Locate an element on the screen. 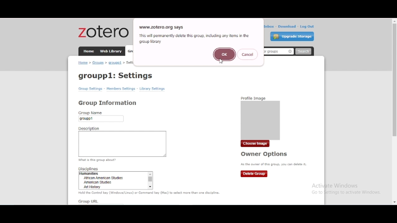 The height and width of the screenshot is (223, 397). groupp1: settings is located at coordinates (116, 76).